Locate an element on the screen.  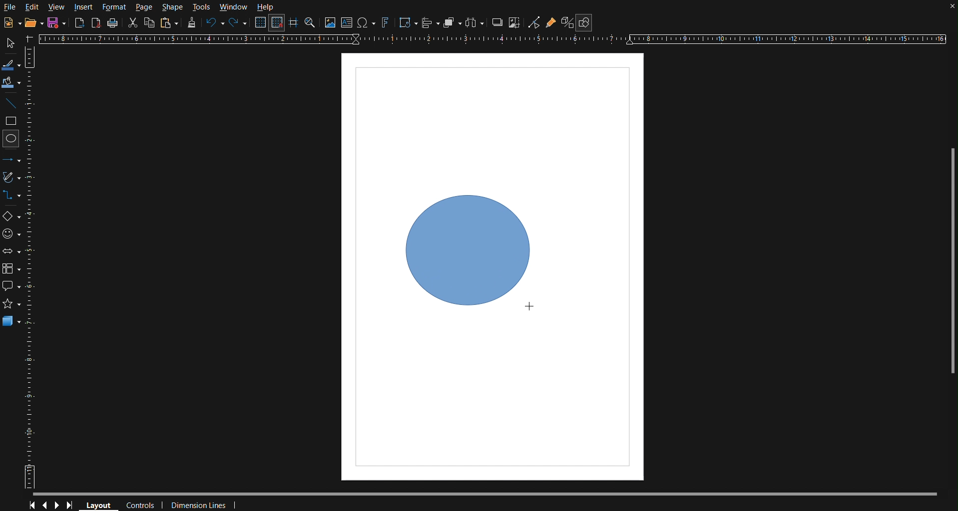
Copy is located at coordinates (149, 22).